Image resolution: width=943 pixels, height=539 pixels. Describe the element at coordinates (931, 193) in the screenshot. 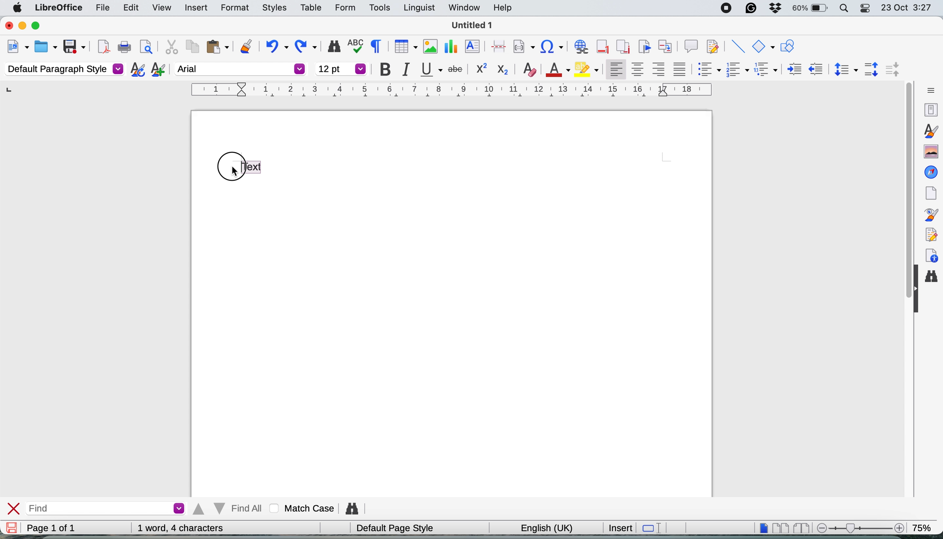

I see `page` at that location.